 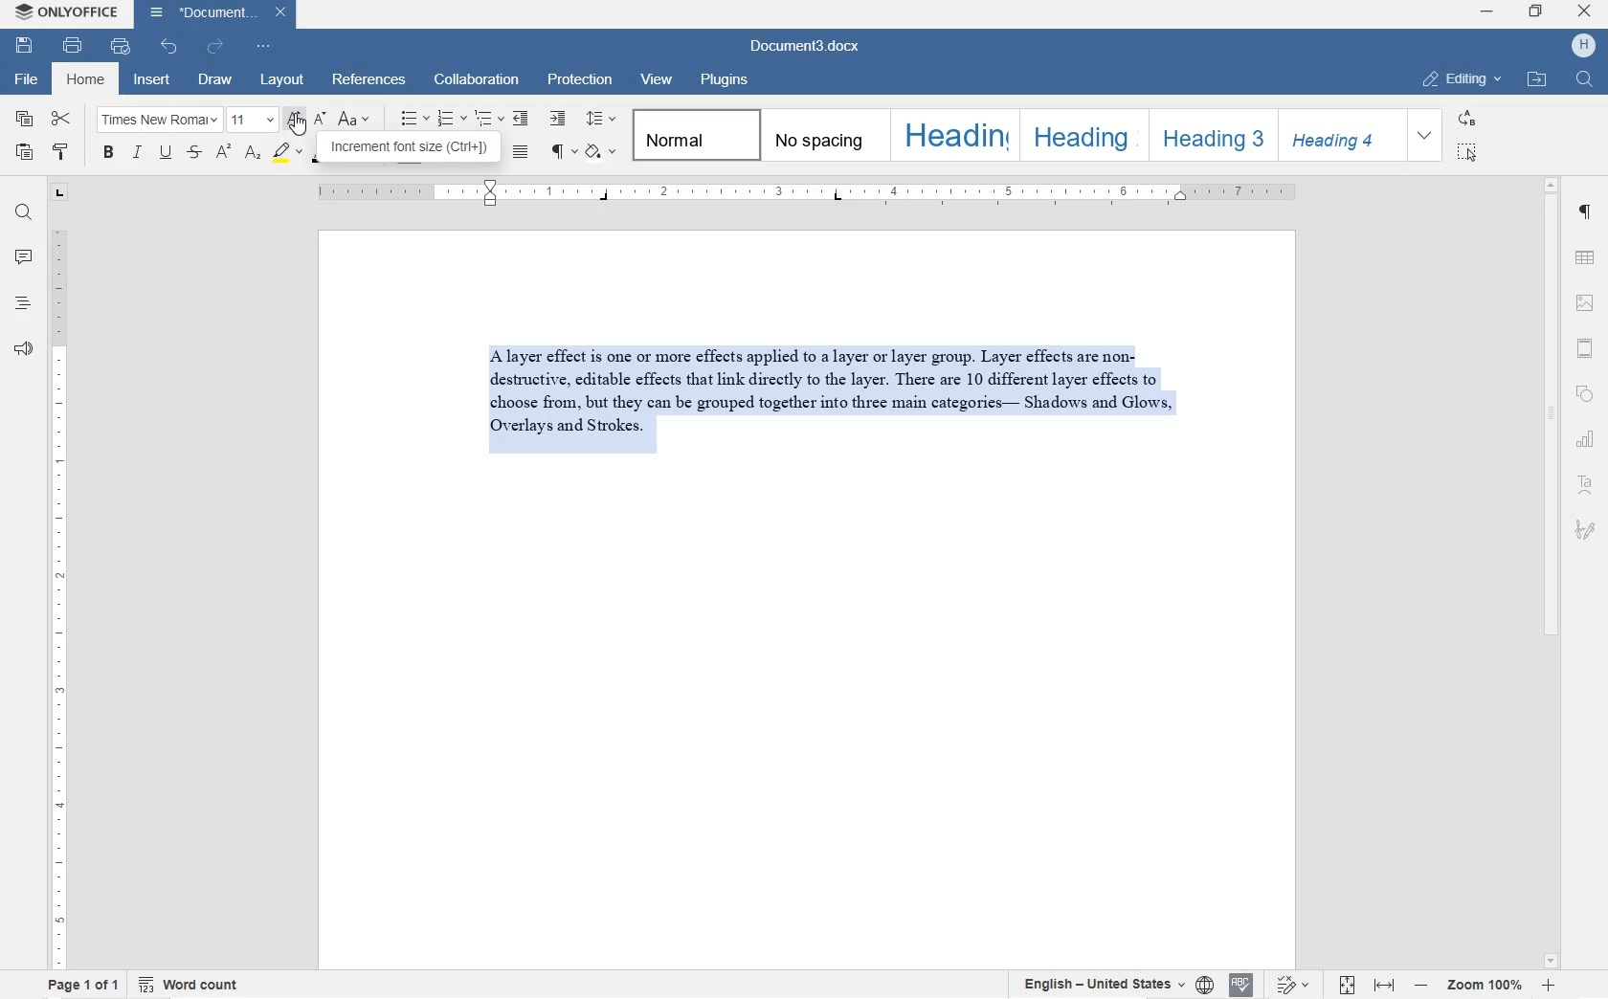 What do you see at coordinates (85, 985) in the screenshot?
I see `page 1 of 1` at bounding box center [85, 985].